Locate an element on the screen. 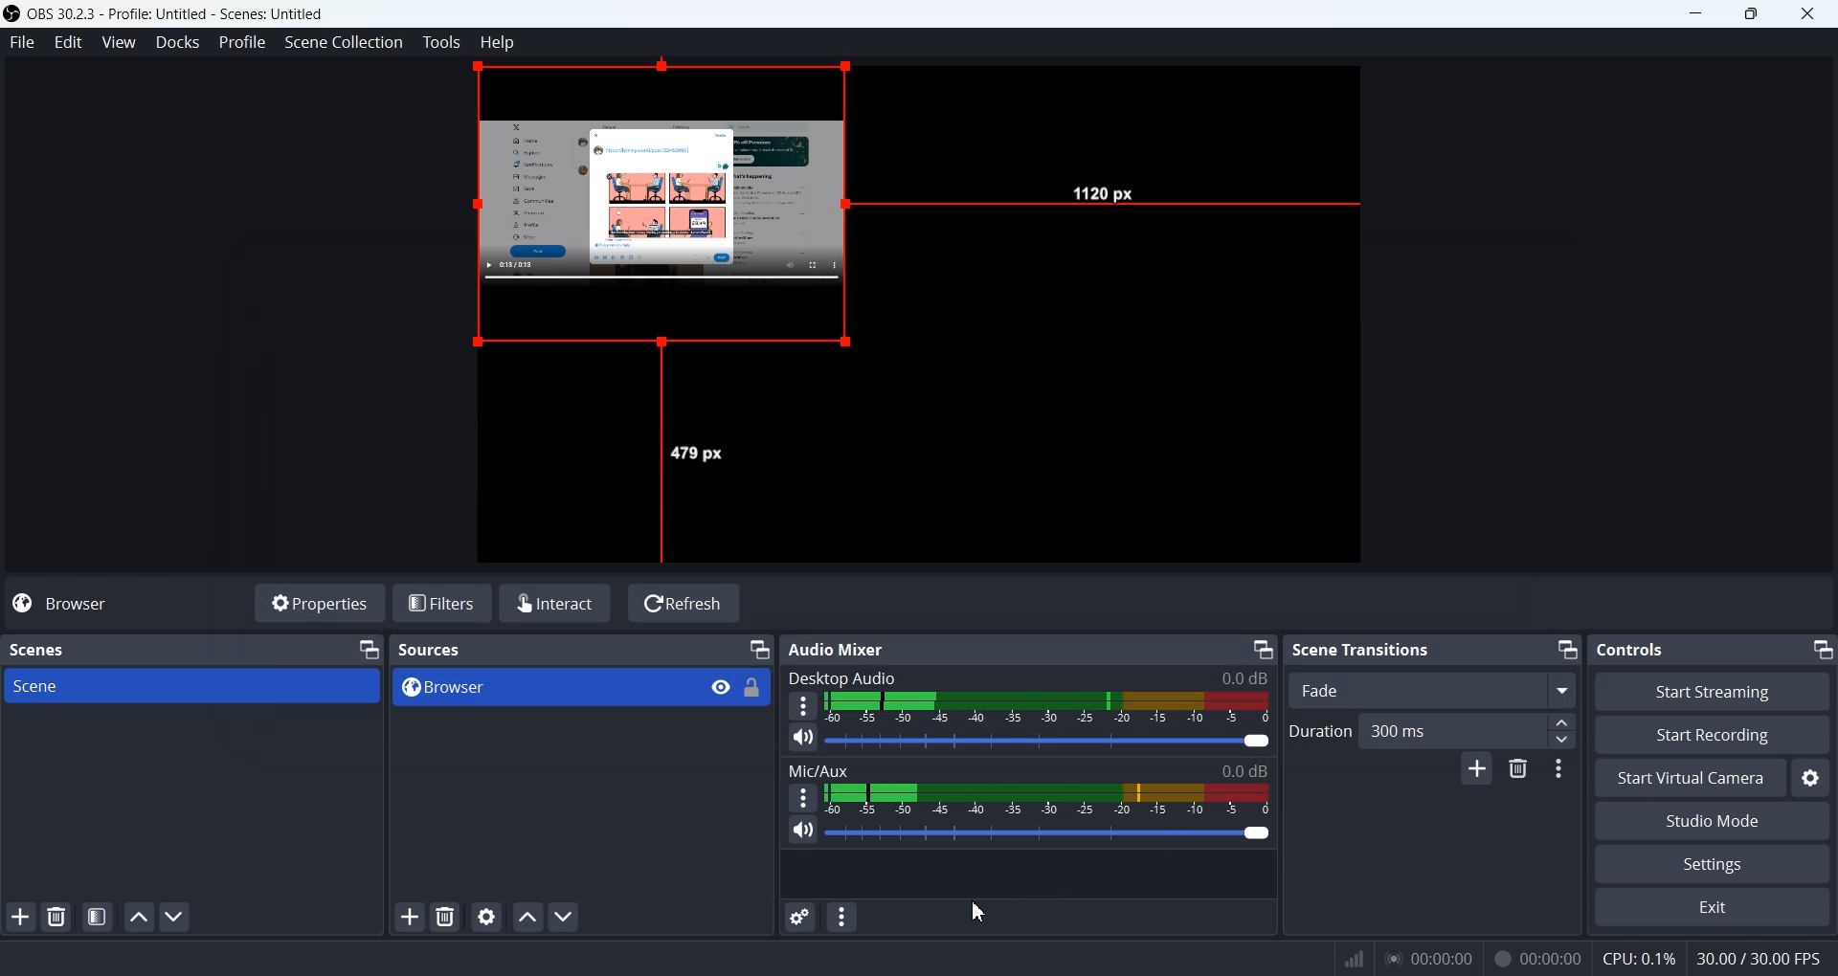 This screenshot has width=1838, height=976. Signals is located at coordinates (1348, 959).